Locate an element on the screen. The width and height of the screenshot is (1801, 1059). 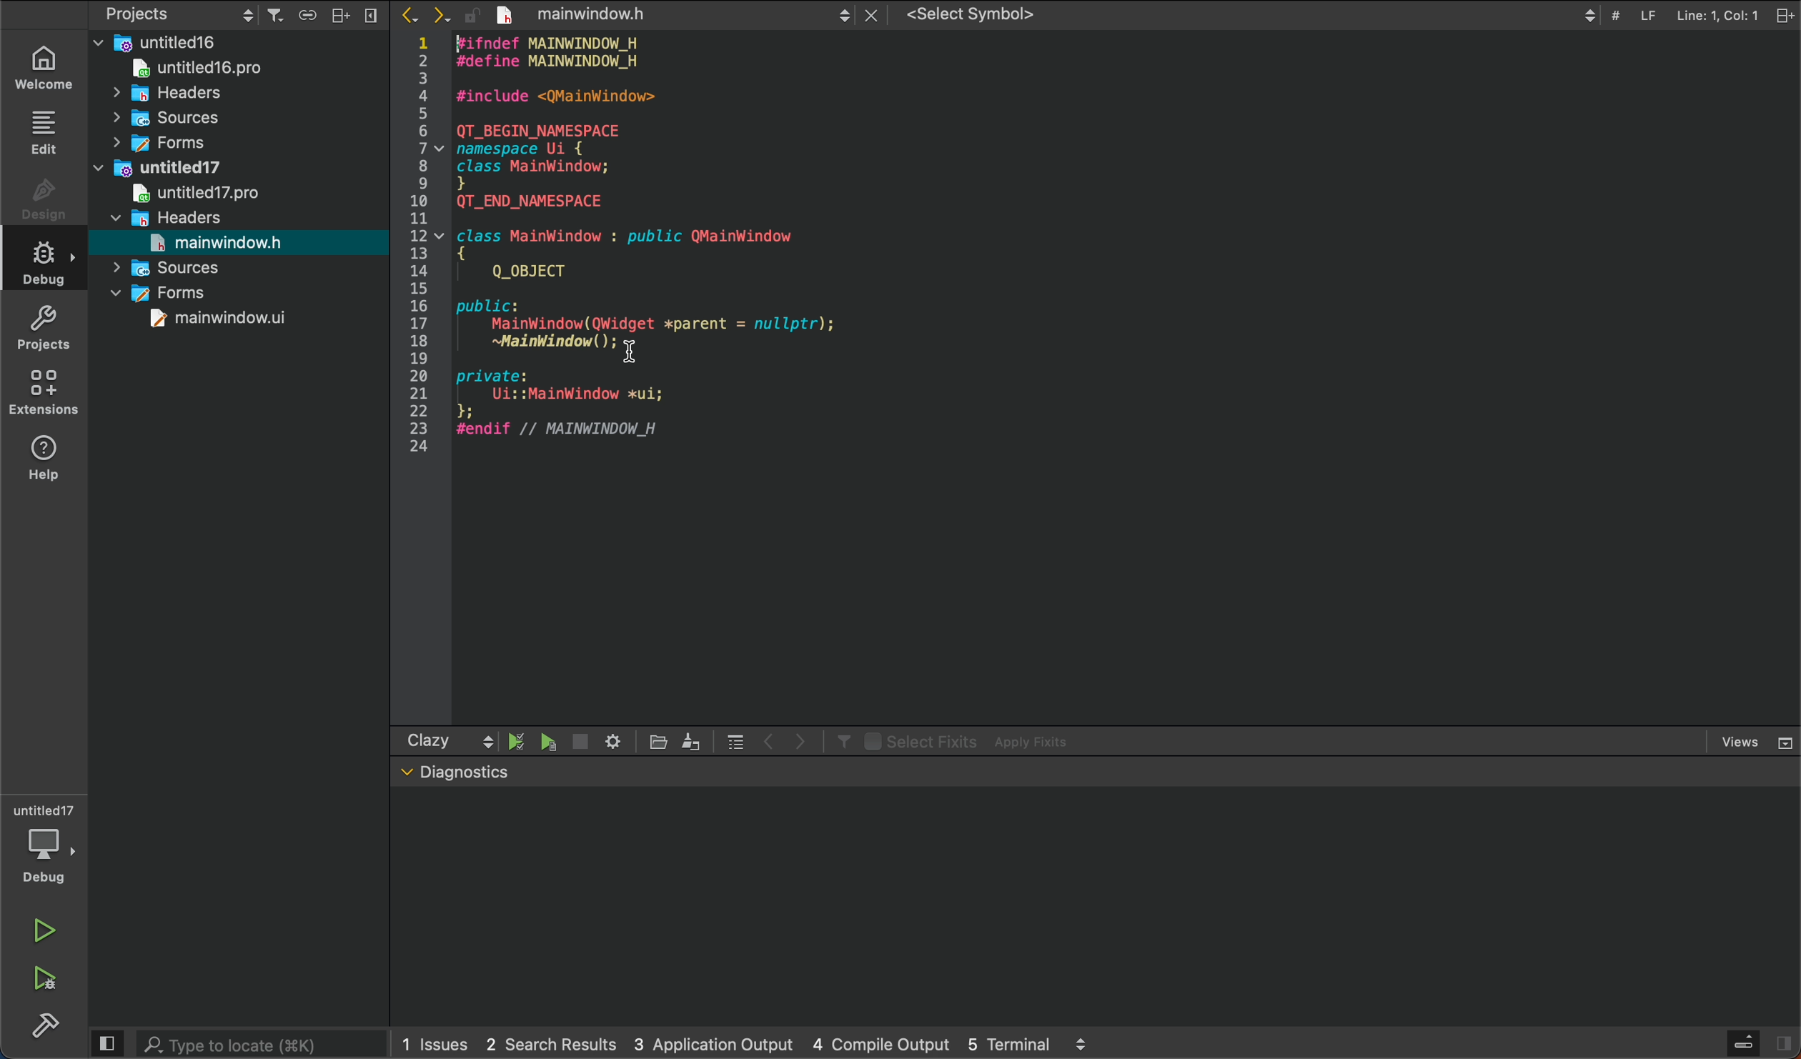
untitled17.pro is located at coordinates (192, 193).